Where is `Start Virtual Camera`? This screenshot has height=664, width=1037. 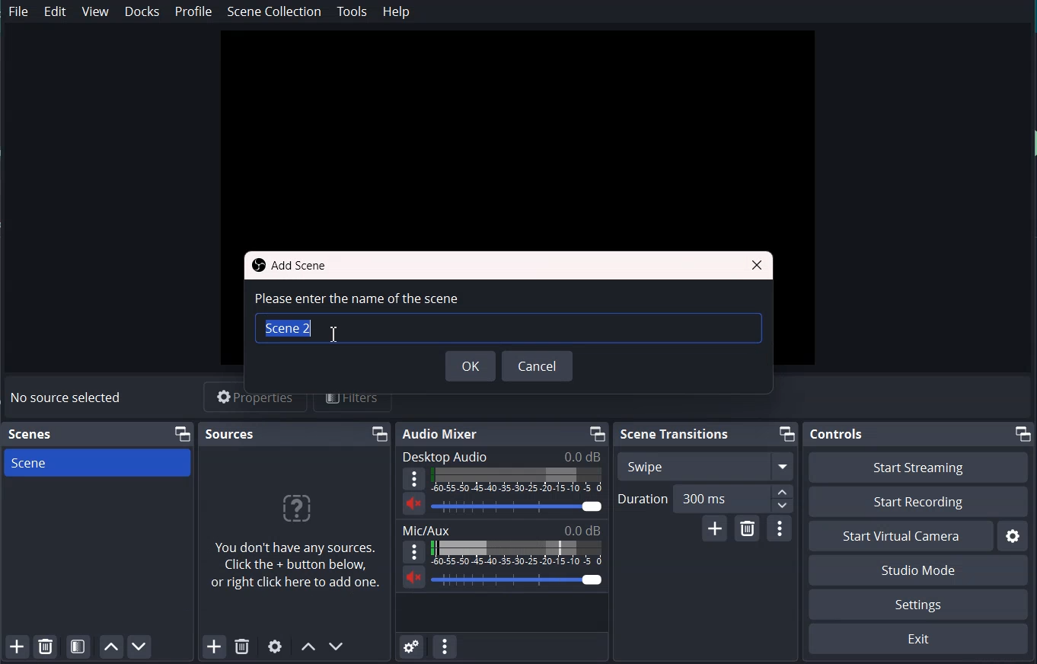 Start Virtual Camera is located at coordinates (901, 536).